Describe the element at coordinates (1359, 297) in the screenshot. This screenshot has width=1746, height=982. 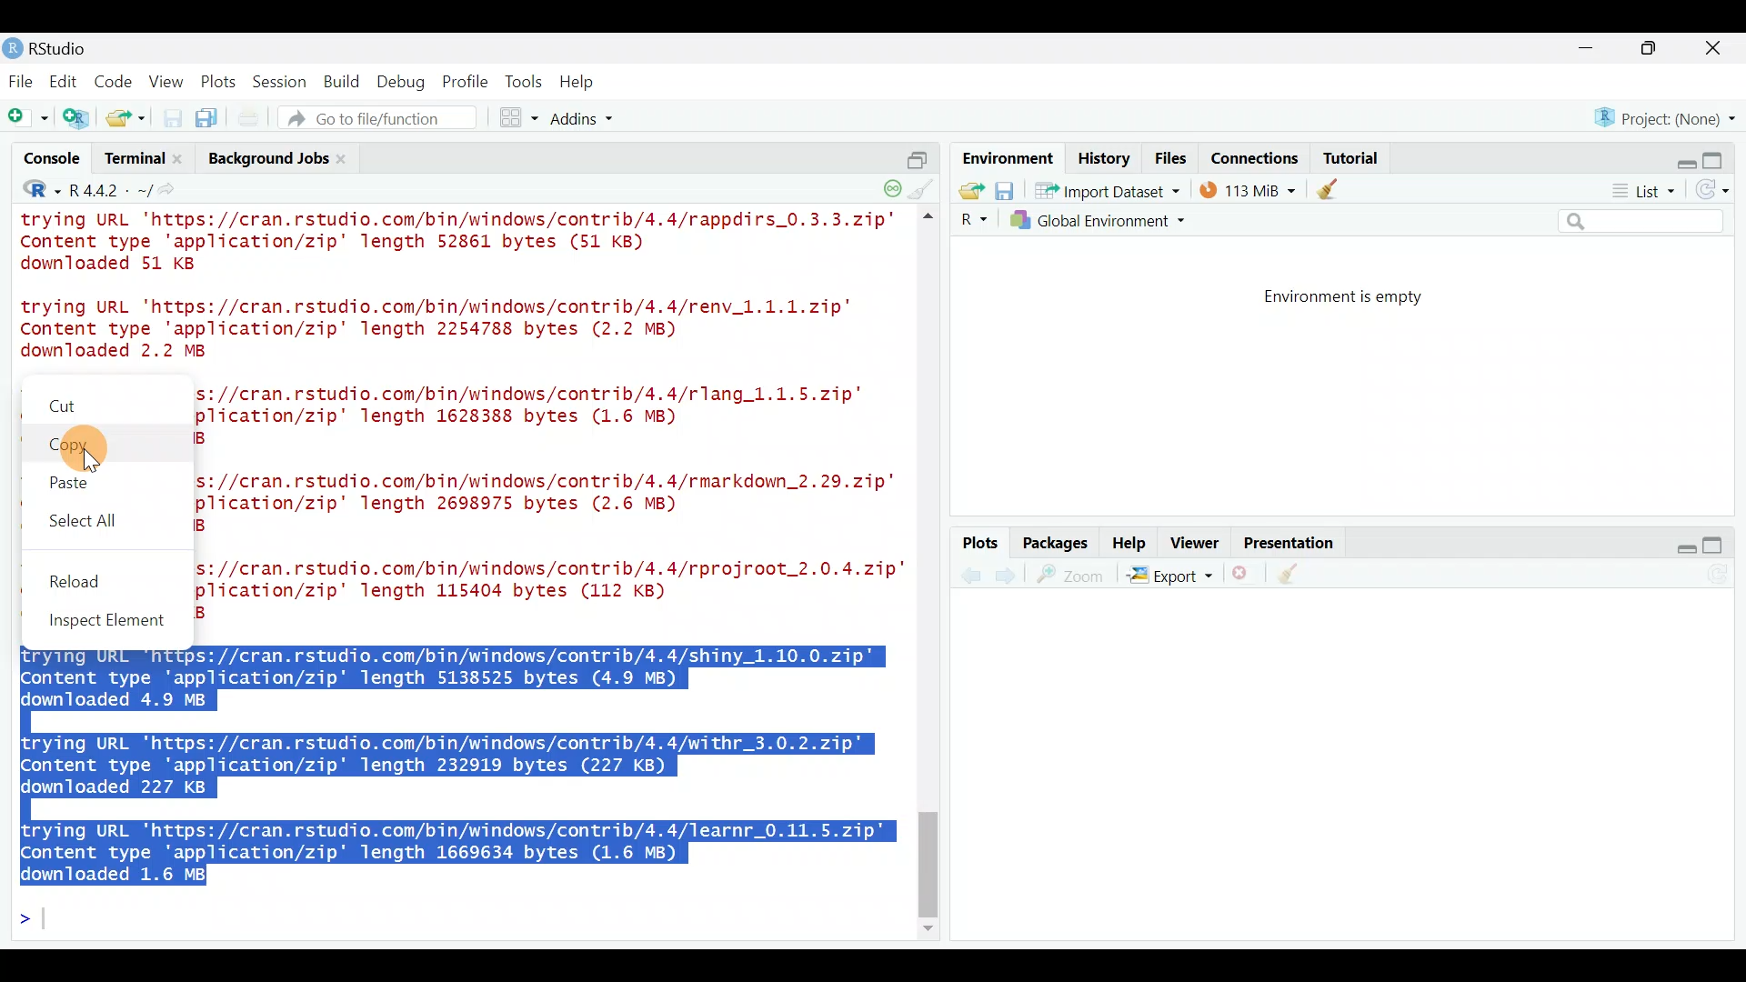
I see `Environment is empty` at that location.